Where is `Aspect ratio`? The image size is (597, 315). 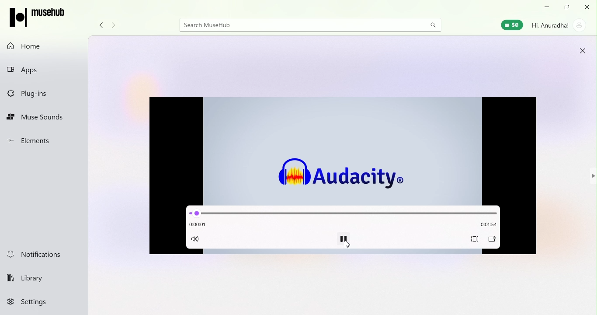 Aspect ratio is located at coordinates (474, 239).